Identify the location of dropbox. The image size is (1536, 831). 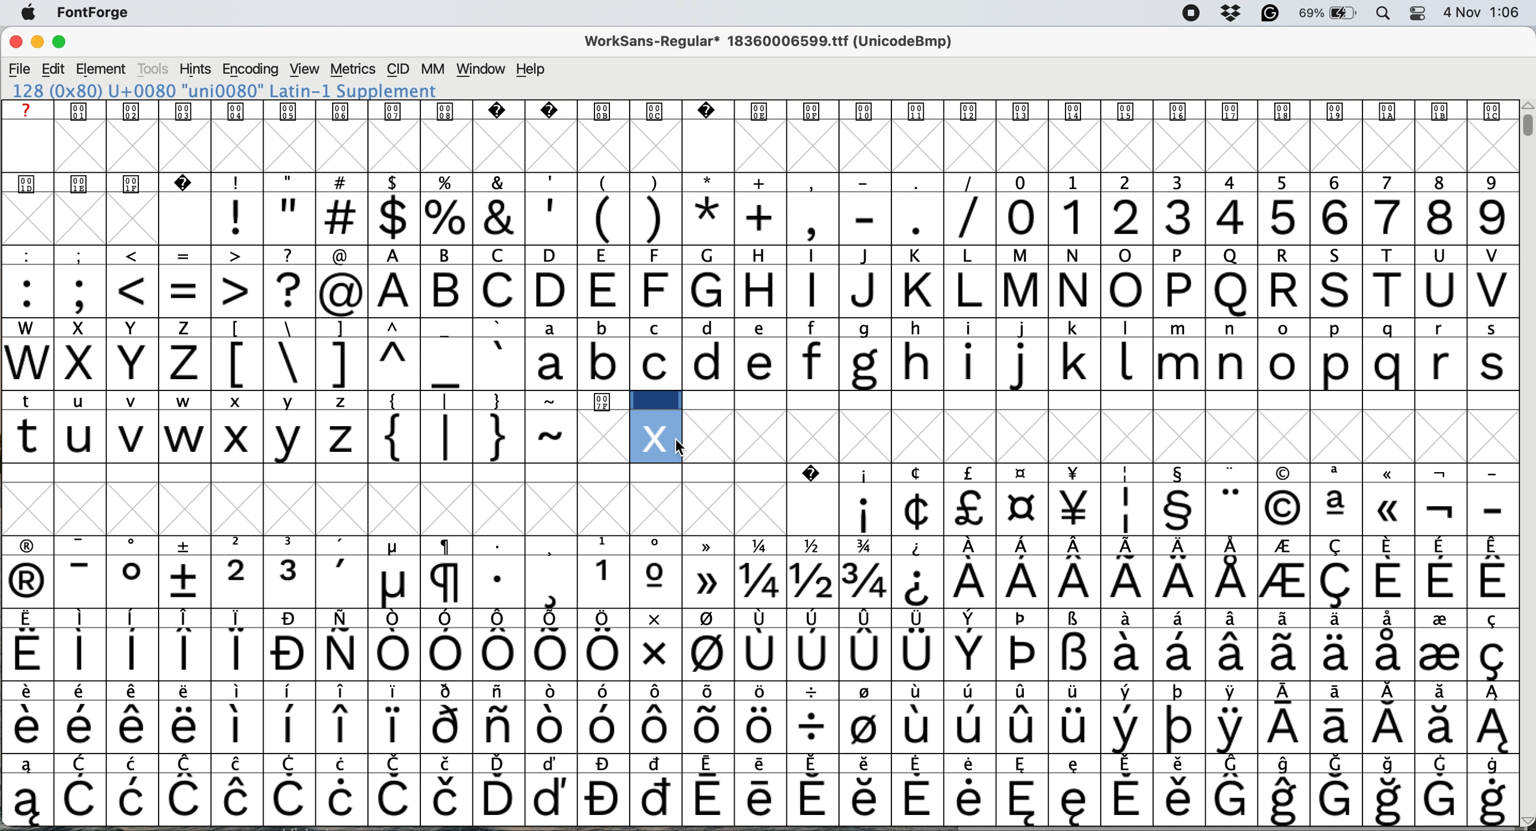
(1230, 14).